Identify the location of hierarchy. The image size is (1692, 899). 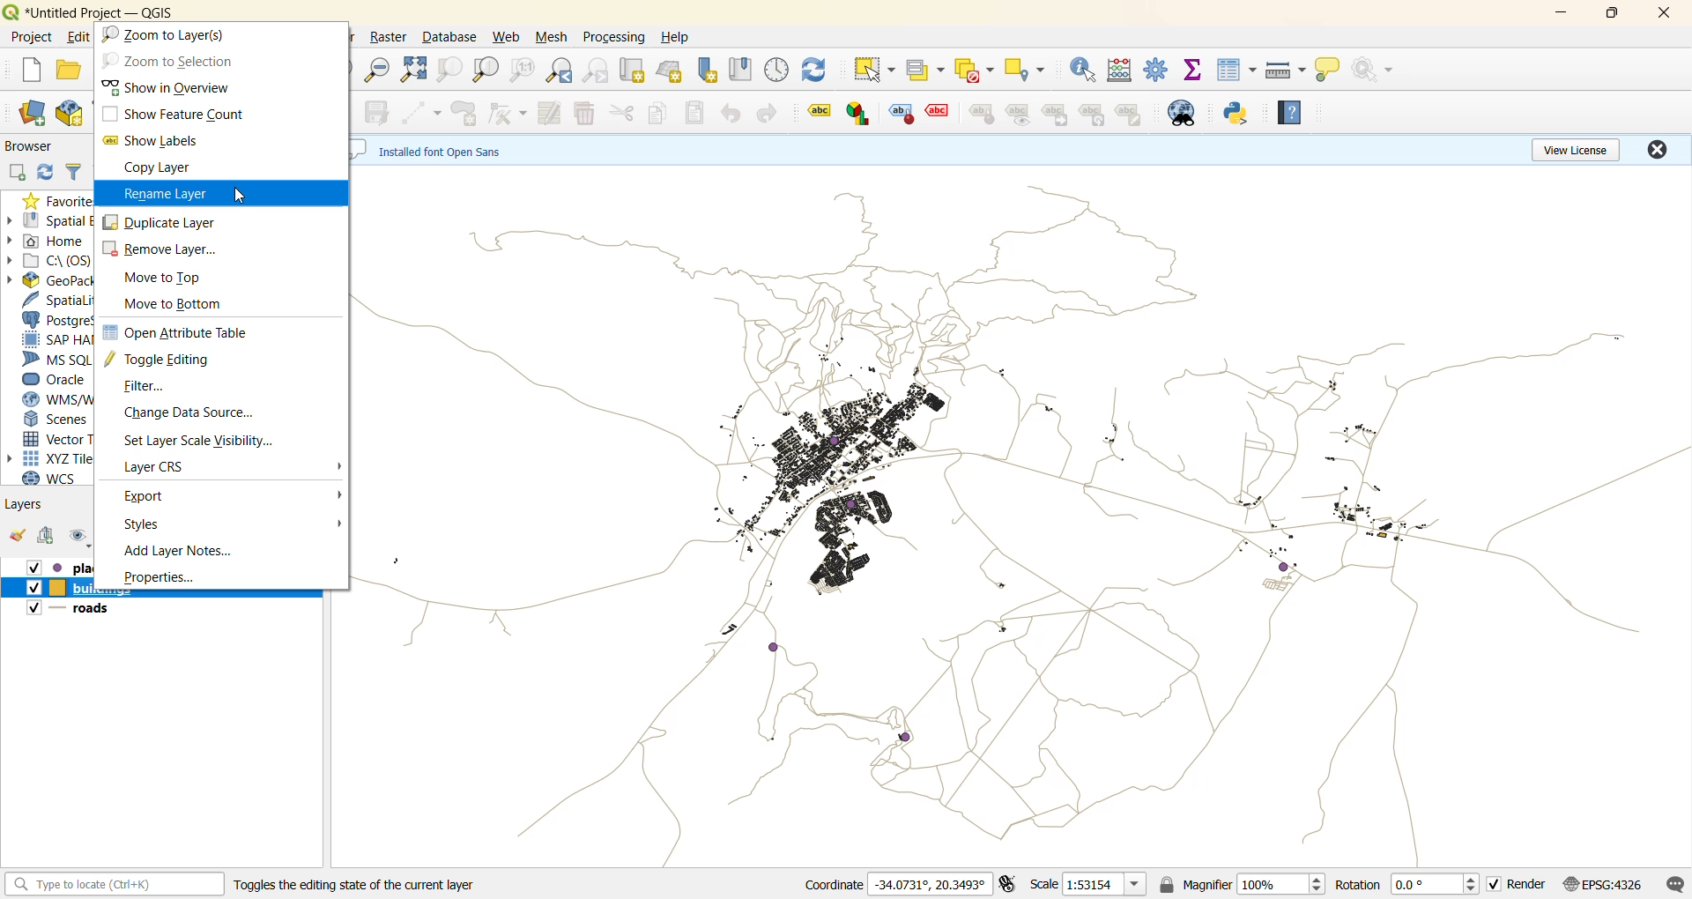
(1094, 115).